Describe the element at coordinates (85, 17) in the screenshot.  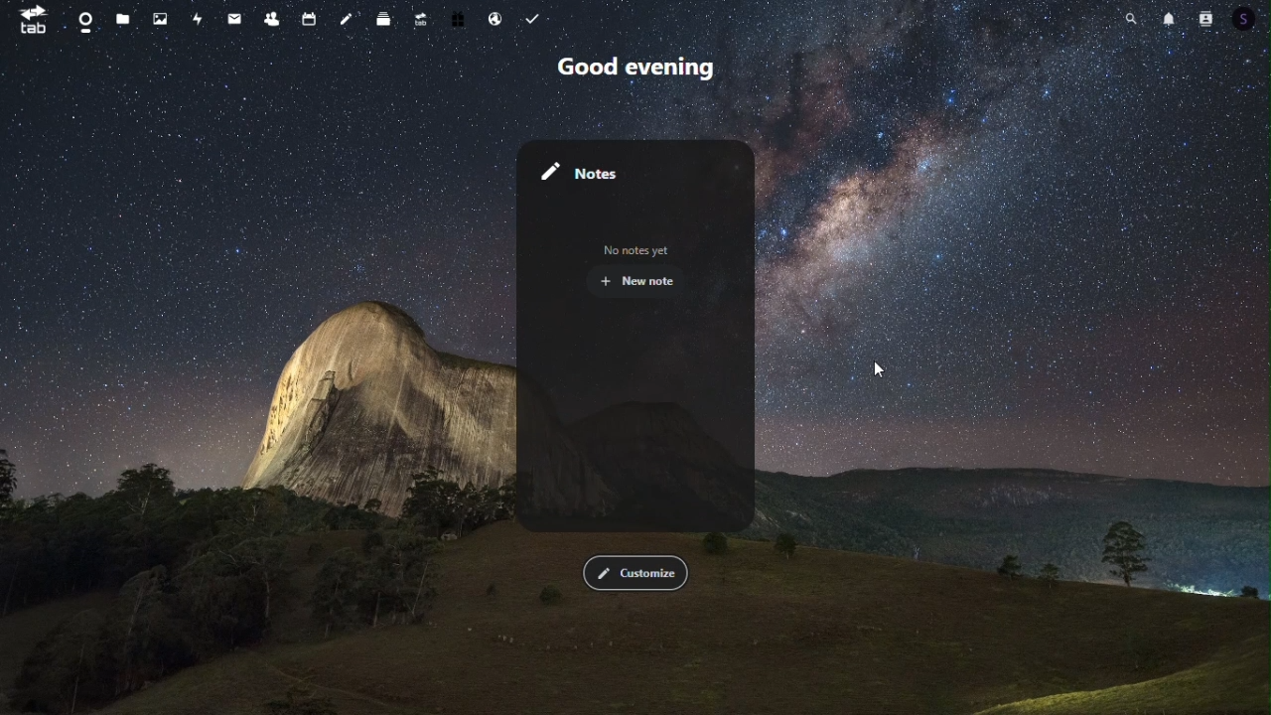
I see `Dashboard` at that location.